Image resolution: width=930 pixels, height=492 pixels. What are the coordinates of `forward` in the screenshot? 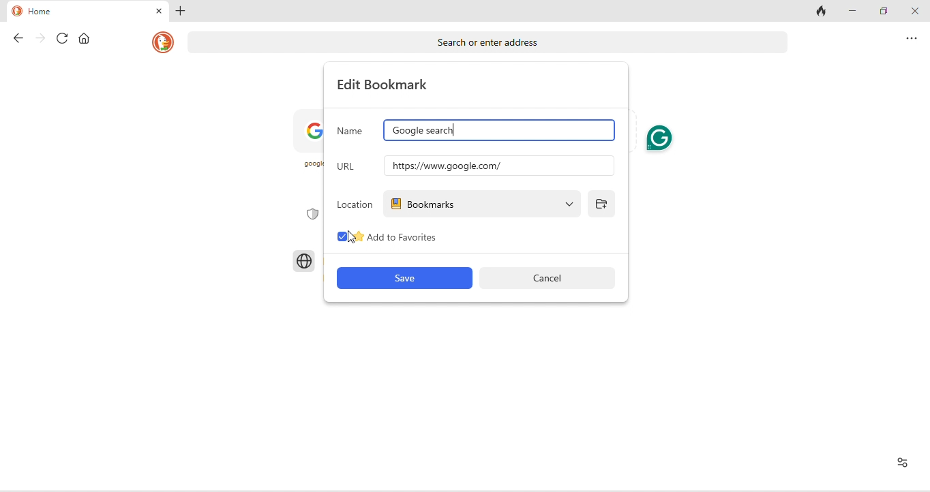 It's located at (35, 39).